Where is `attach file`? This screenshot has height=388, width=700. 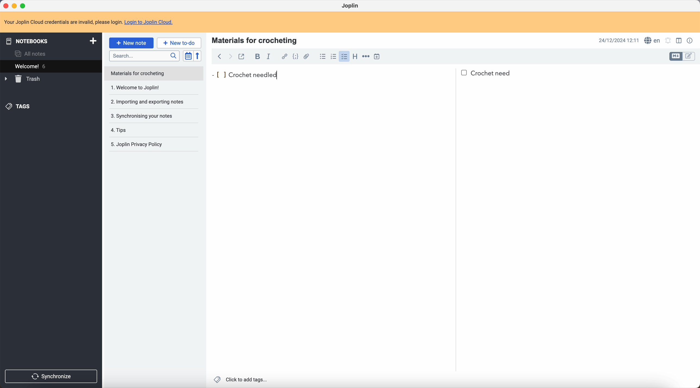 attach file is located at coordinates (308, 57).